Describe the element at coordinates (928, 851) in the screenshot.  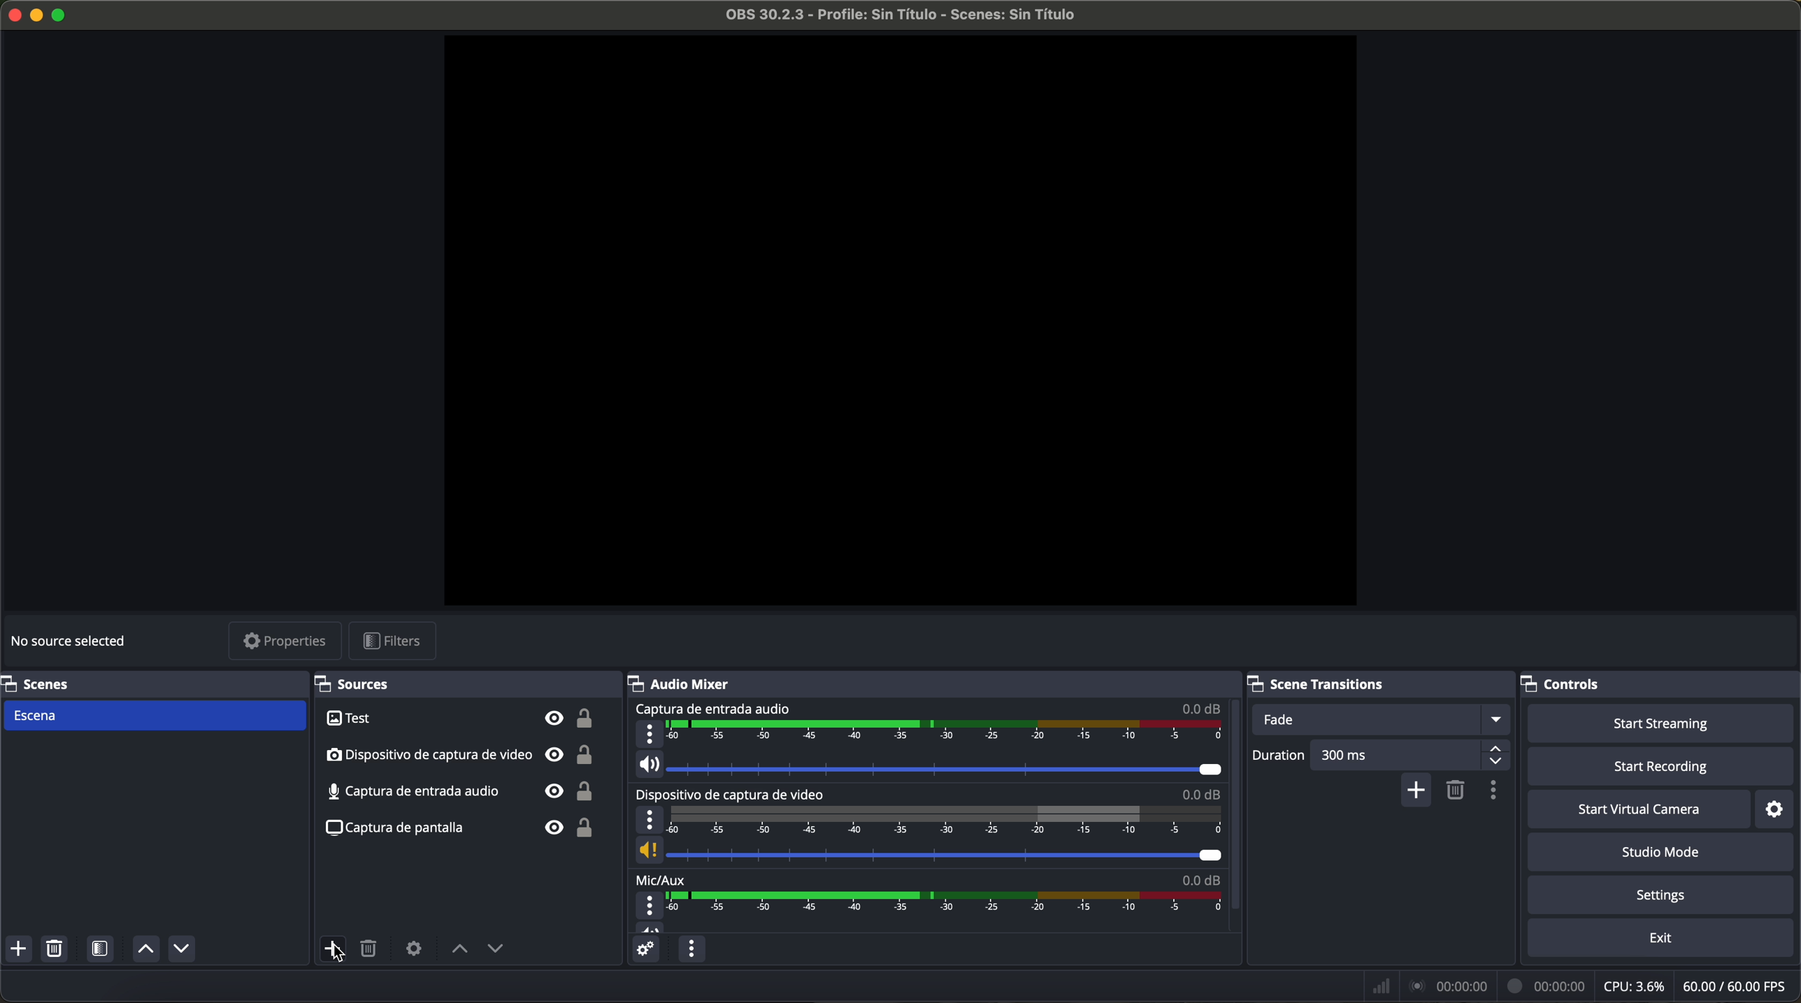
I see `vol` at that location.